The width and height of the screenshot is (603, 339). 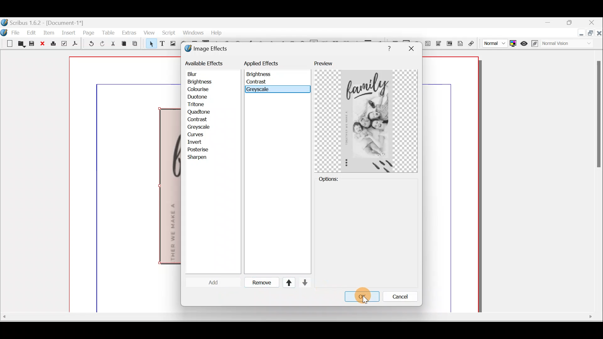 I want to click on New, so click(x=7, y=44).